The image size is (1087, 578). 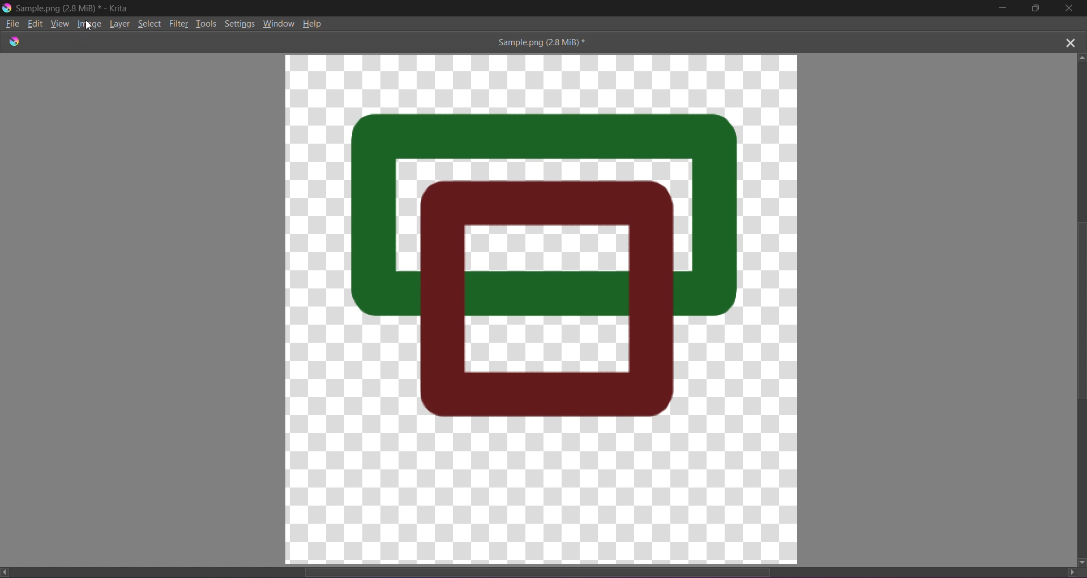 What do you see at coordinates (180, 23) in the screenshot?
I see `Filter` at bounding box center [180, 23].